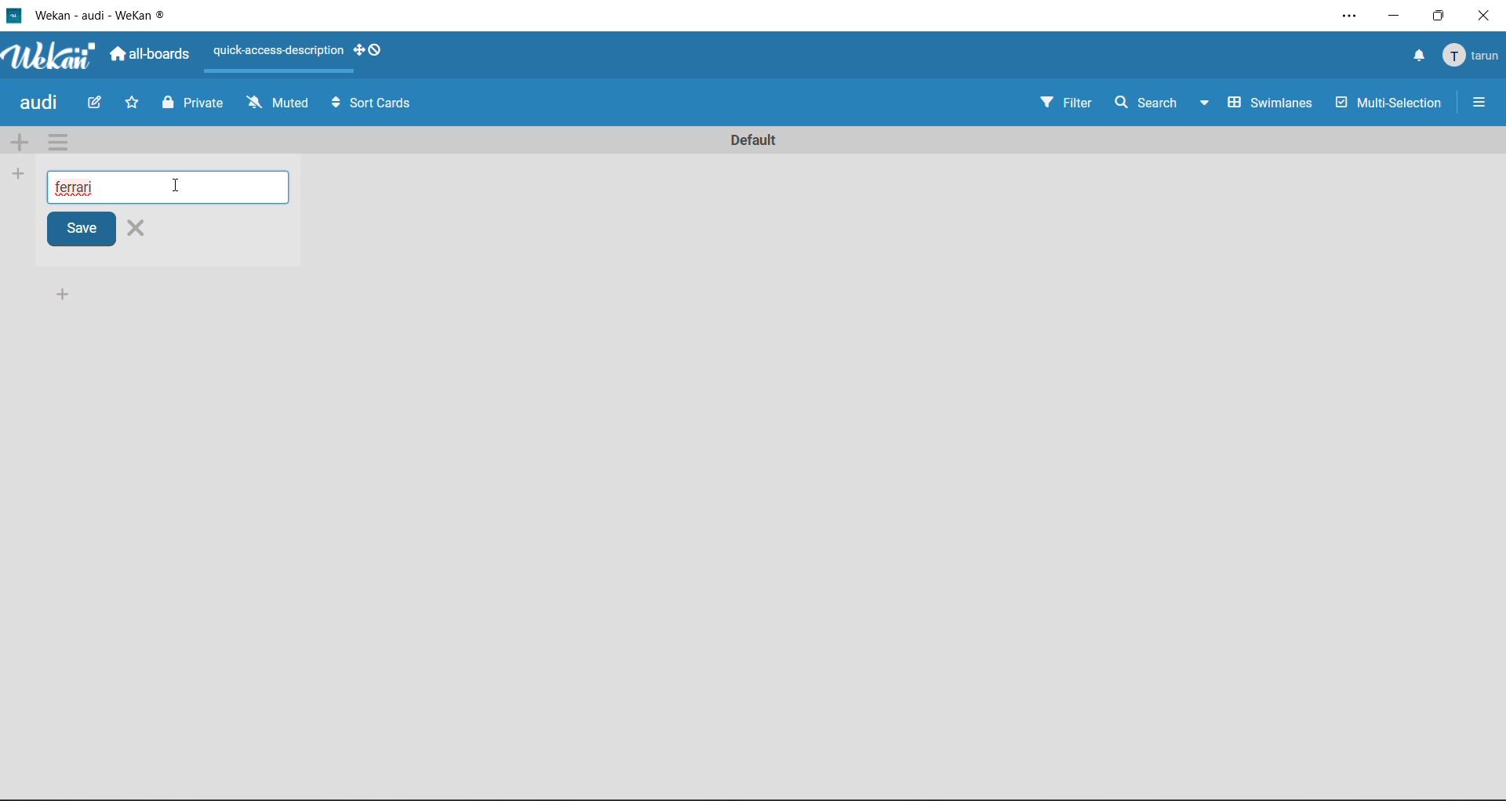  I want to click on app logo Wekan, so click(50, 56).